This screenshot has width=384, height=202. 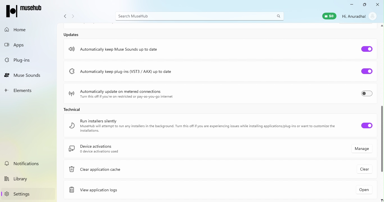 I want to click on Toggle, so click(x=364, y=70).